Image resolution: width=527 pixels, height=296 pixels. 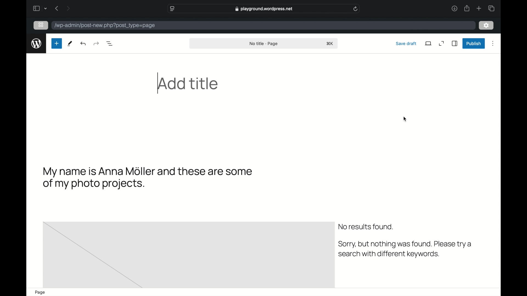 What do you see at coordinates (57, 8) in the screenshot?
I see `previous page` at bounding box center [57, 8].